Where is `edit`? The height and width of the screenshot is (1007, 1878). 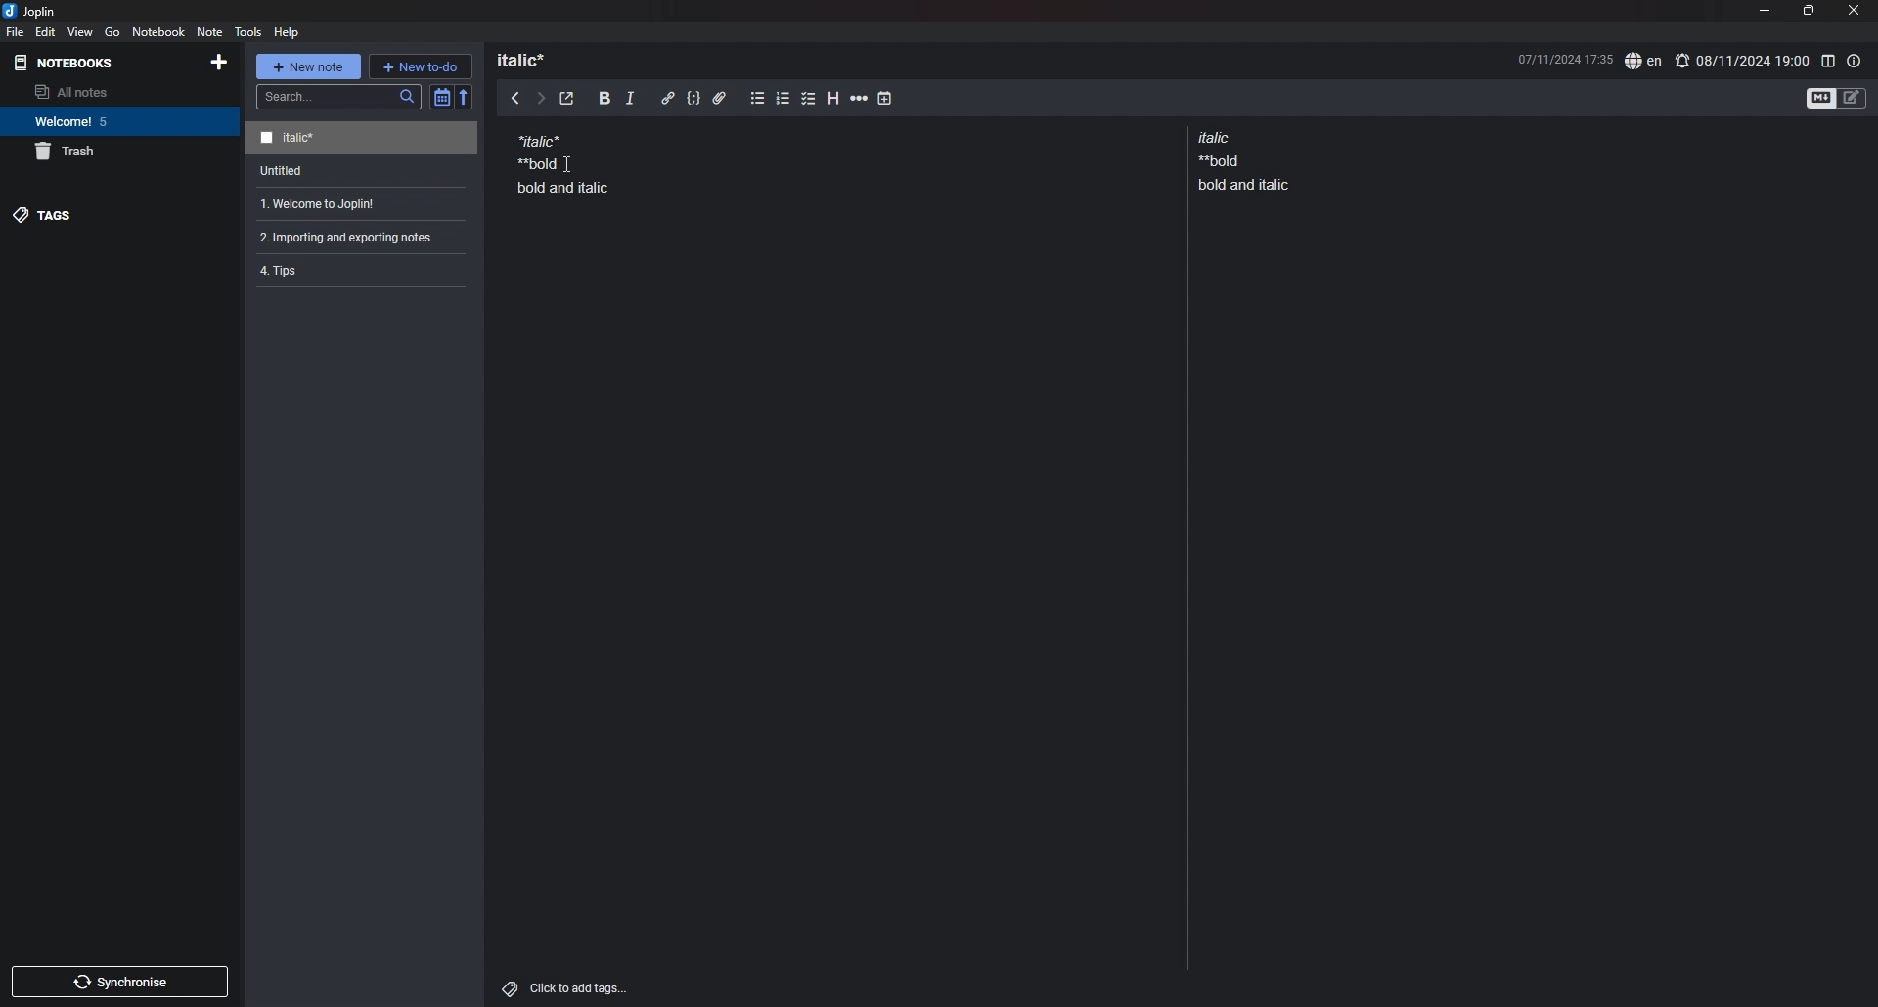
edit is located at coordinates (46, 31).